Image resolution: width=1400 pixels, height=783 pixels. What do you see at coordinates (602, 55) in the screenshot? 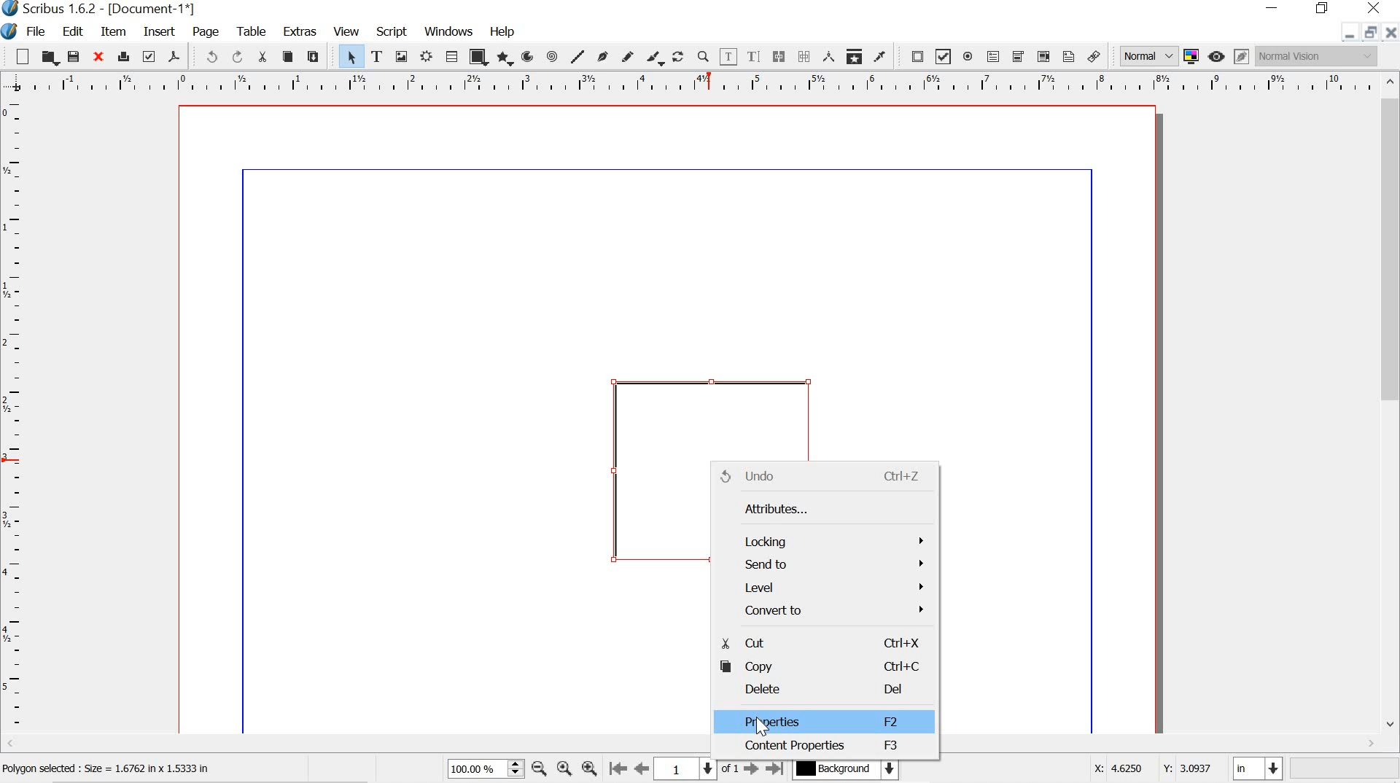
I see `bezier curve` at bounding box center [602, 55].